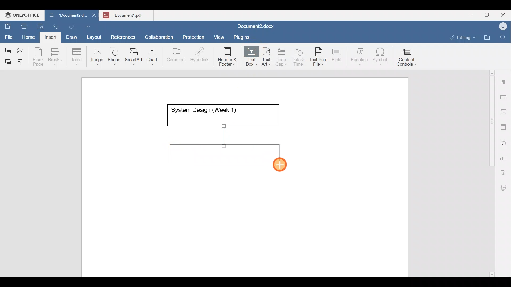 This screenshot has height=287, width=511. Describe the element at coordinates (65, 16) in the screenshot. I see `Document name` at that location.